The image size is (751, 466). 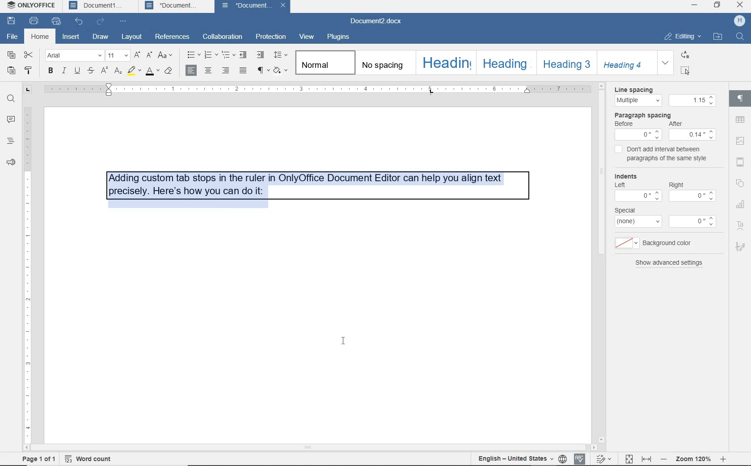 What do you see at coordinates (97, 6) in the screenshot?
I see `Document1 tab` at bounding box center [97, 6].